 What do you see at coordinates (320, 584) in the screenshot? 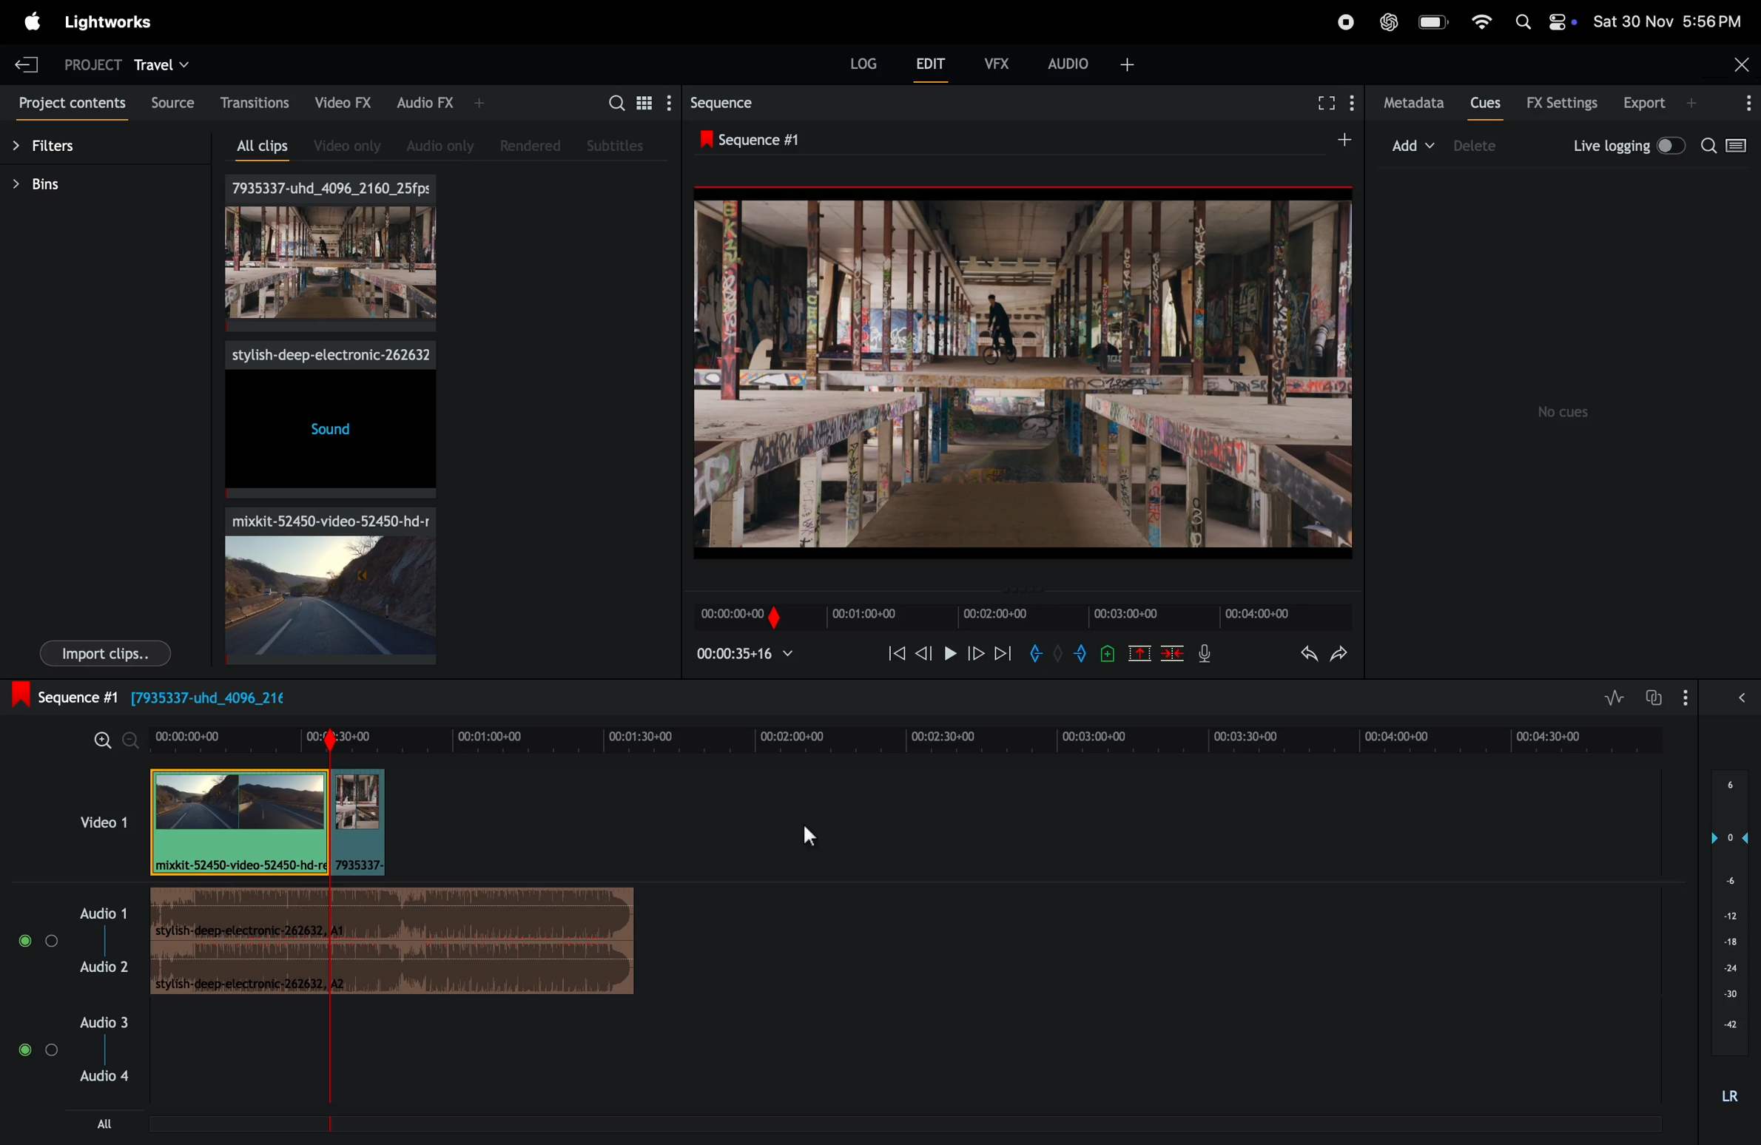
I see `video clip` at bounding box center [320, 584].